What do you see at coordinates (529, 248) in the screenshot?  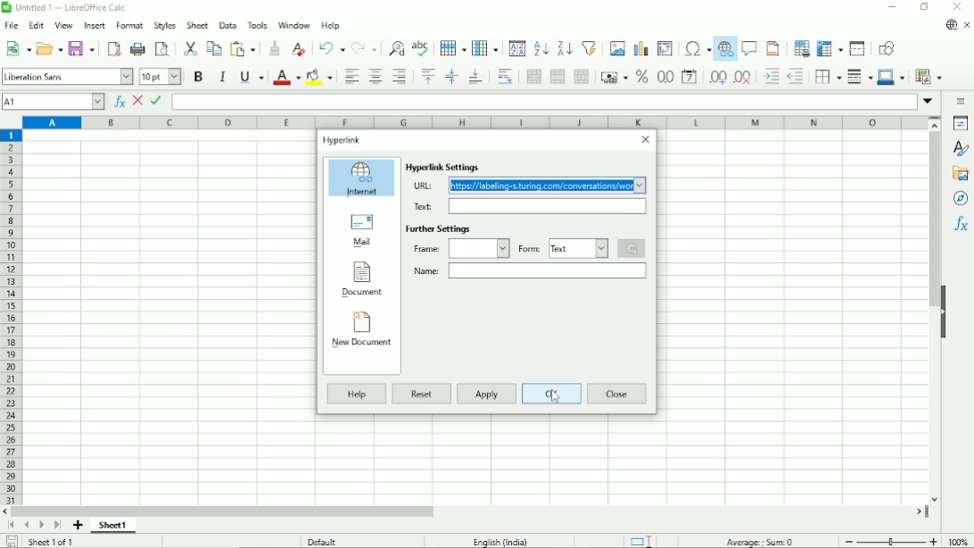 I see `From` at bounding box center [529, 248].